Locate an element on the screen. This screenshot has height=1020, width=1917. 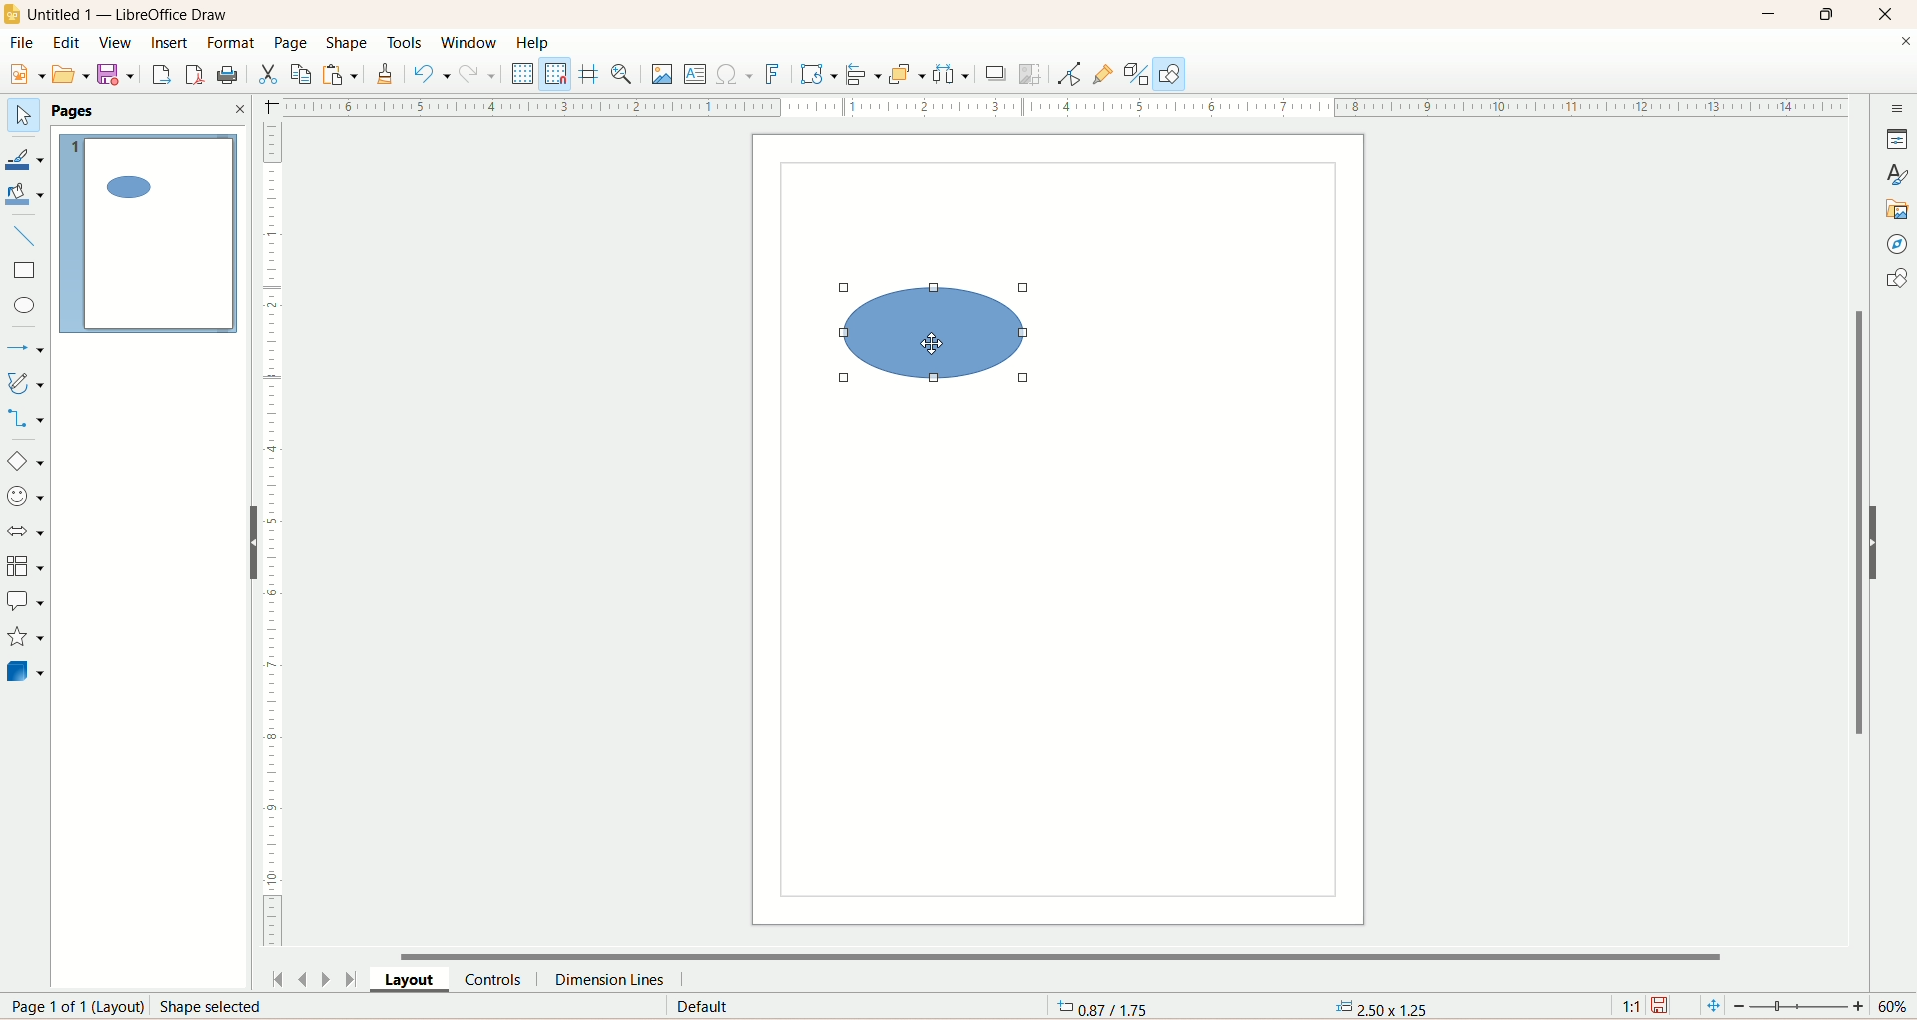
scale bar is located at coordinates (1067, 108).